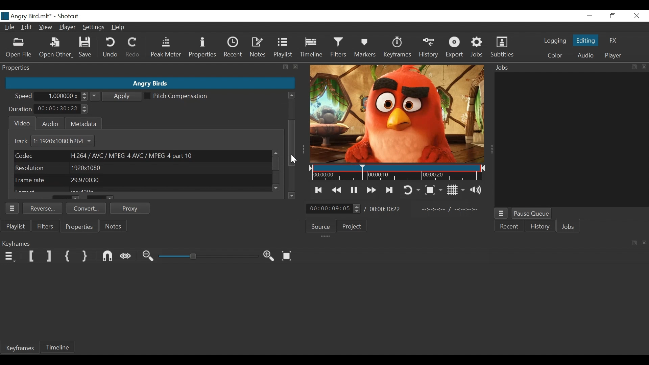 The height and width of the screenshot is (365, 649). What do you see at coordinates (584, 55) in the screenshot?
I see `Audio` at bounding box center [584, 55].